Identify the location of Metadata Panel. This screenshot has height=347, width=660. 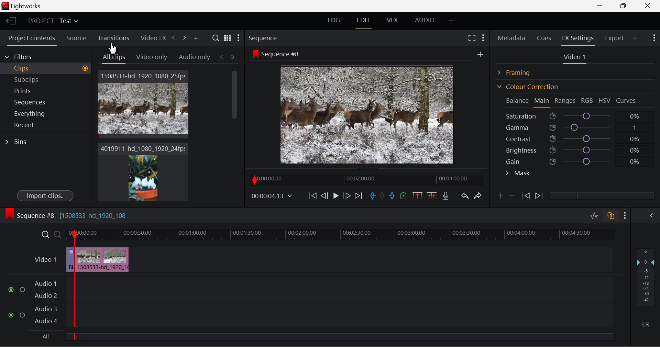
(512, 37).